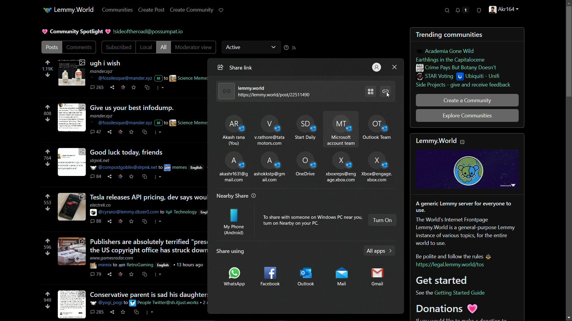 Image resolution: width=572 pixels, height=321 pixels. What do you see at coordinates (158, 274) in the screenshot?
I see `more actions` at bounding box center [158, 274].